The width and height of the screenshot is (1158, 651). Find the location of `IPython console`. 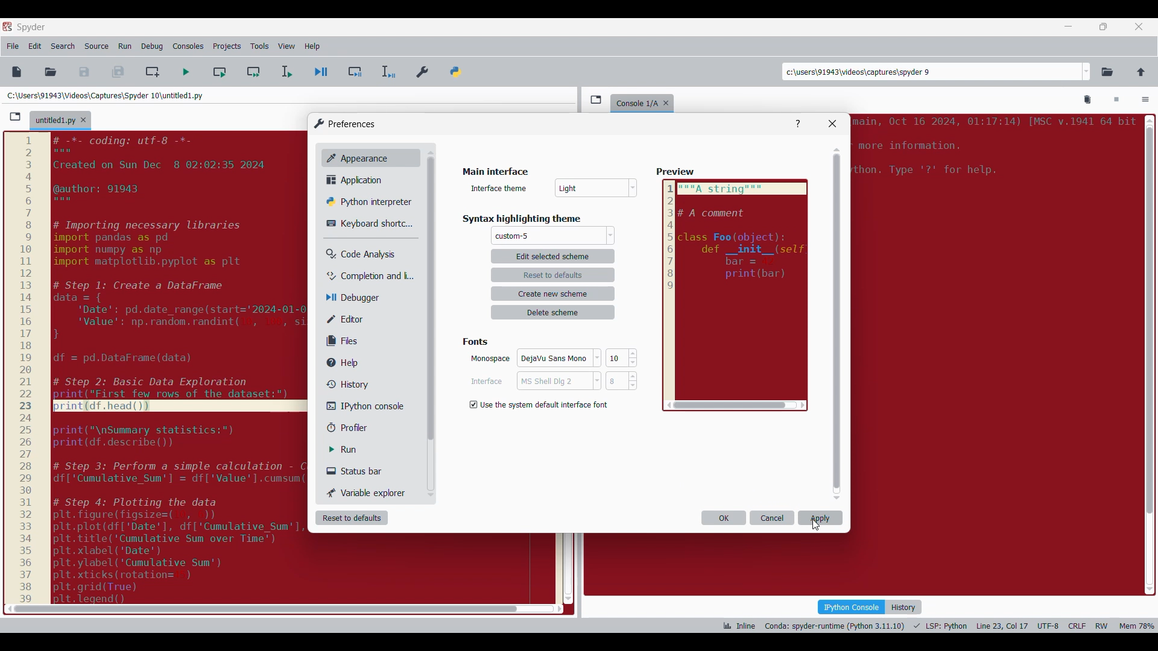

IPython console is located at coordinates (361, 406).